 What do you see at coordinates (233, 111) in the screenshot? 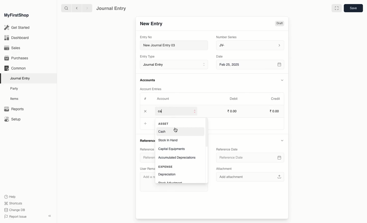
I see `0.00` at bounding box center [233, 111].